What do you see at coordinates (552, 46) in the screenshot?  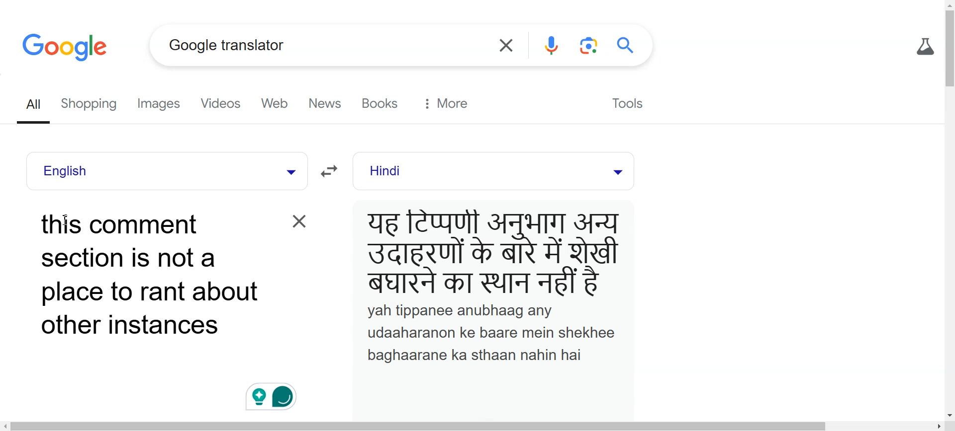 I see `Search by voice` at bounding box center [552, 46].